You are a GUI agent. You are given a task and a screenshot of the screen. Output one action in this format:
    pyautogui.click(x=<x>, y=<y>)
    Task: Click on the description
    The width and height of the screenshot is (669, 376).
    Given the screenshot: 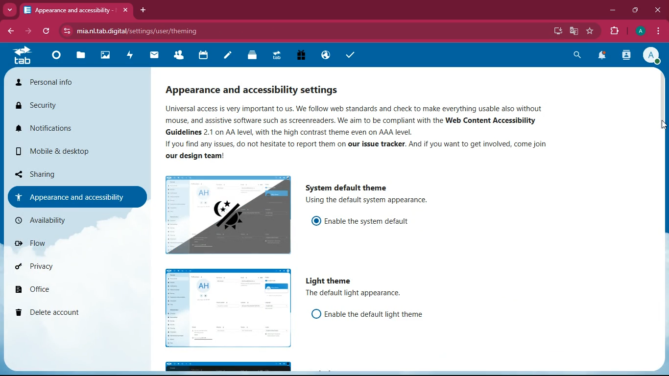 What is the action you would take?
    pyautogui.click(x=355, y=294)
    